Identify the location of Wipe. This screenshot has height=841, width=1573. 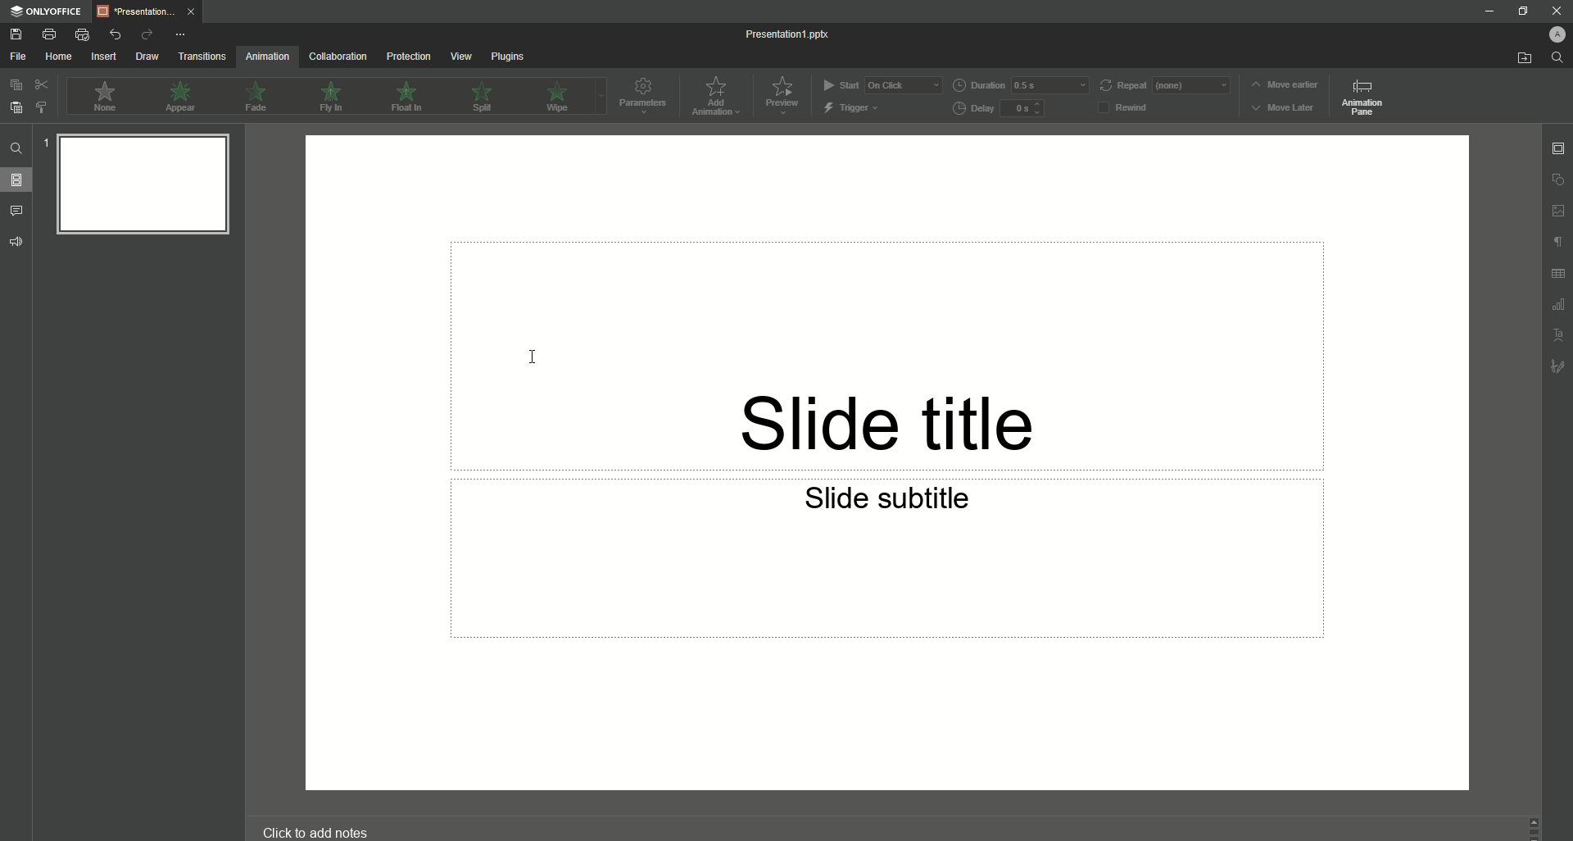
(555, 96).